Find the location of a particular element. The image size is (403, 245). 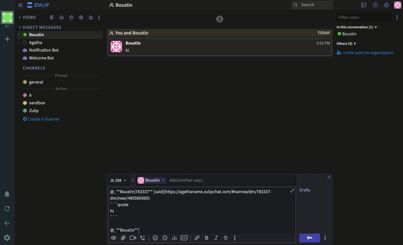

Gif is located at coordinates (184, 238).